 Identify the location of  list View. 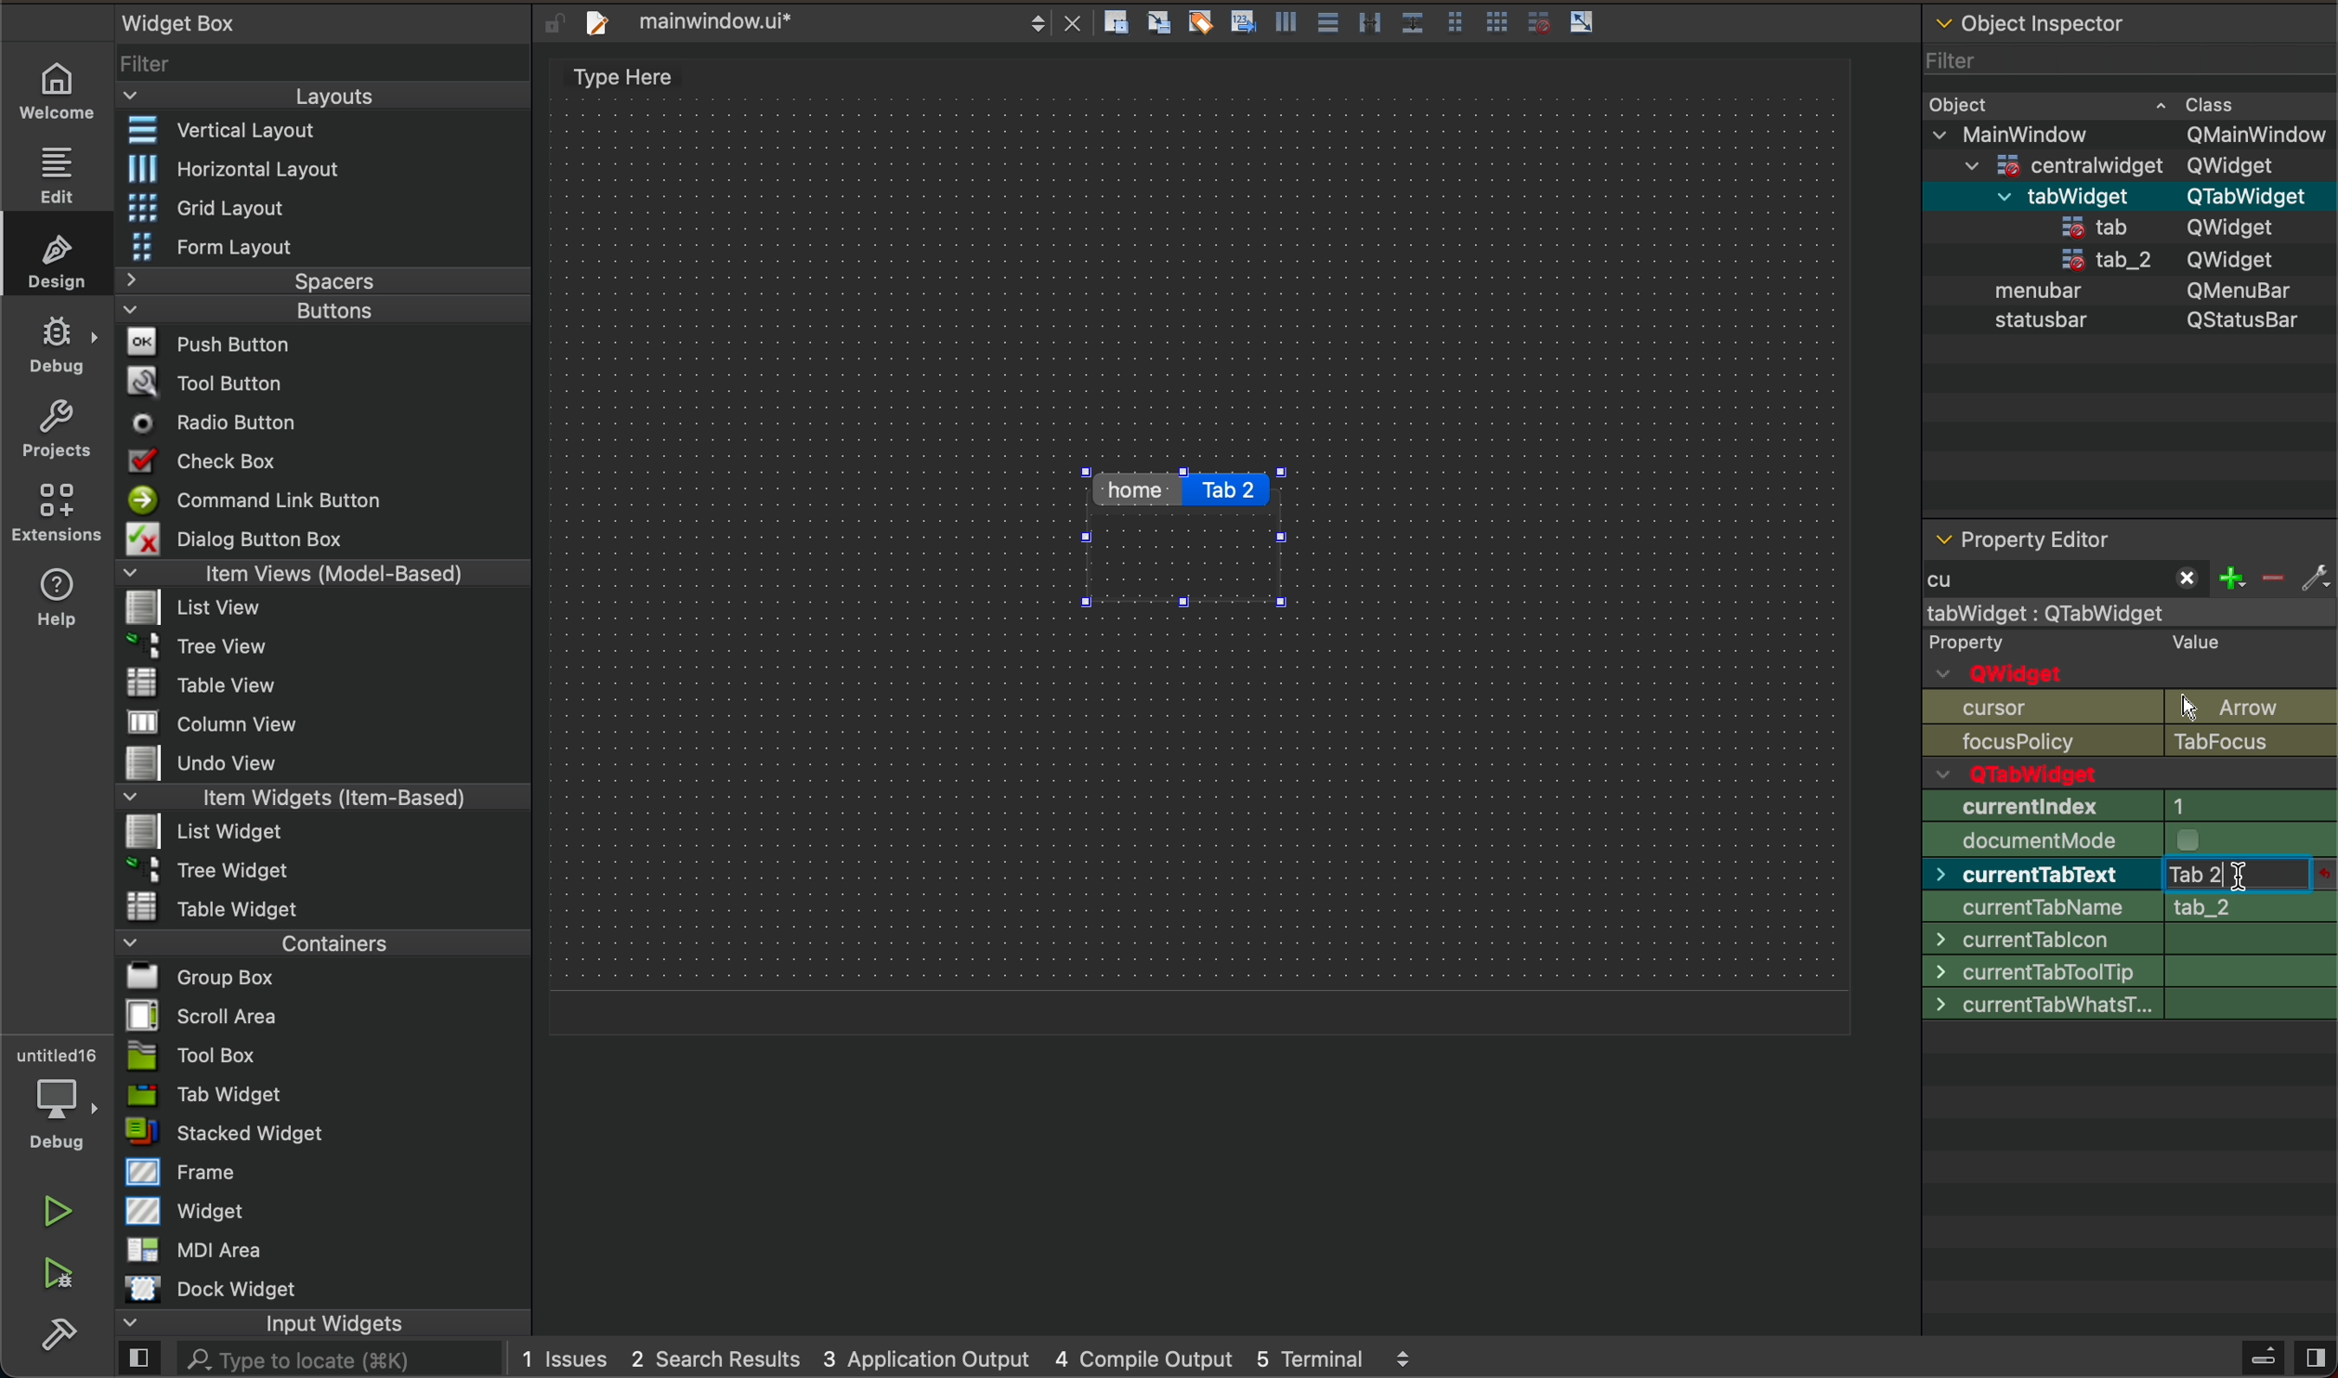
(195, 608).